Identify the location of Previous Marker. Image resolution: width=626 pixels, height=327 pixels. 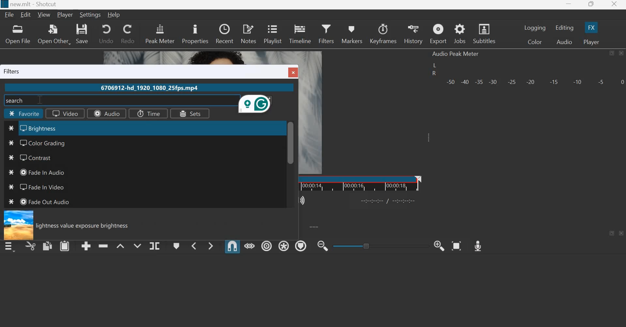
(194, 245).